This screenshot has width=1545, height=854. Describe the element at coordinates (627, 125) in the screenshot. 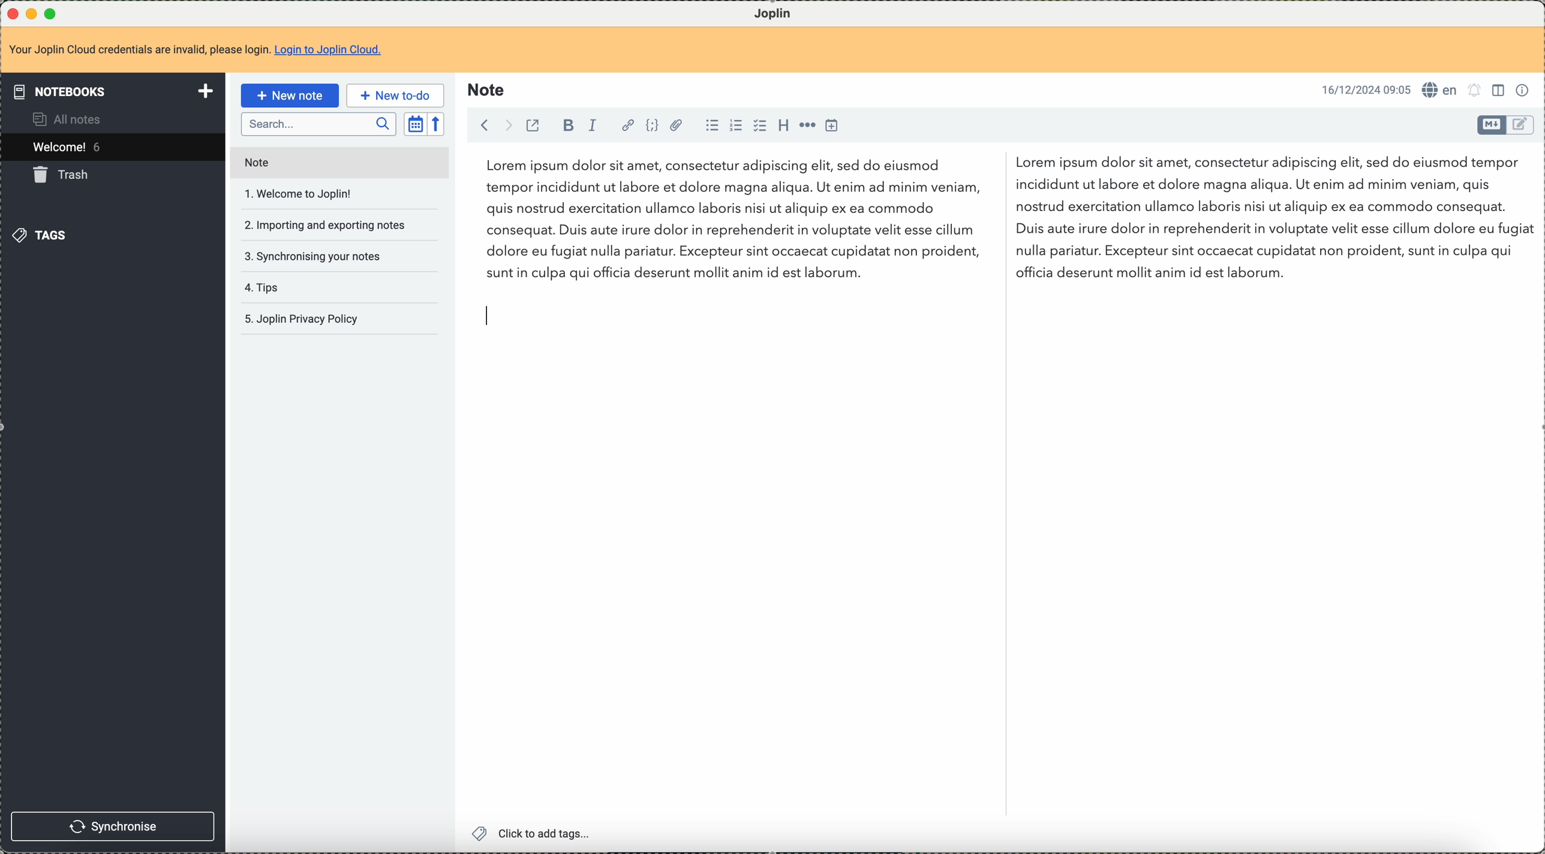

I see `hyperlink` at that location.